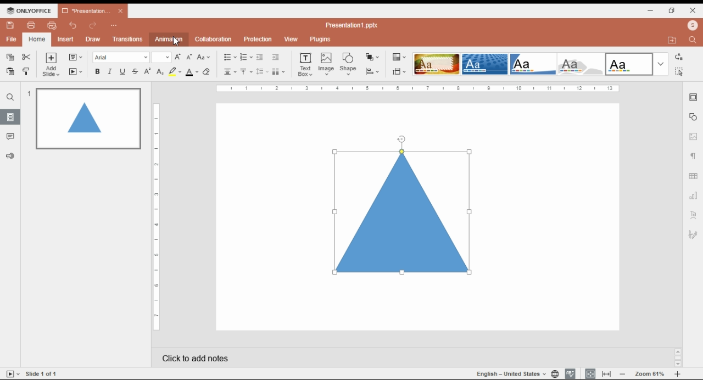  What do you see at coordinates (246, 57) in the screenshot?
I see `numbering` at bounding box center [246, 57].